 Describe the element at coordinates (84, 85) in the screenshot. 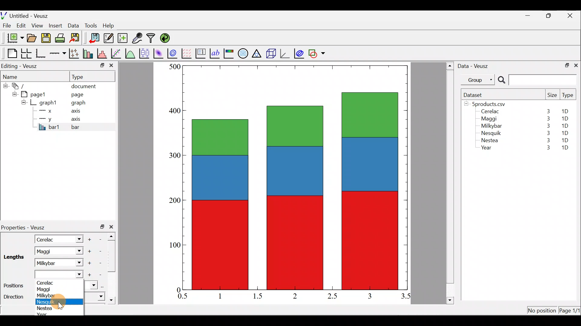

I see `document` at that location.